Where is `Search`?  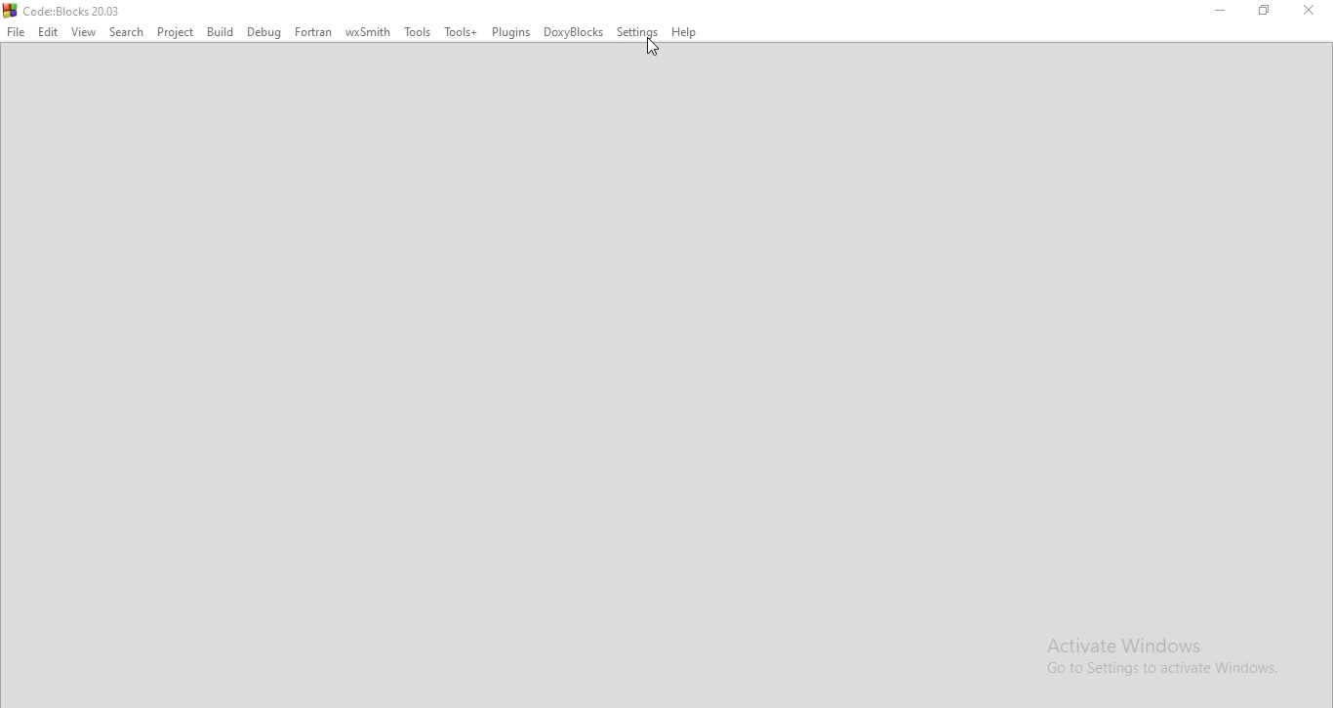
Search is located at coordinates (128, 33).